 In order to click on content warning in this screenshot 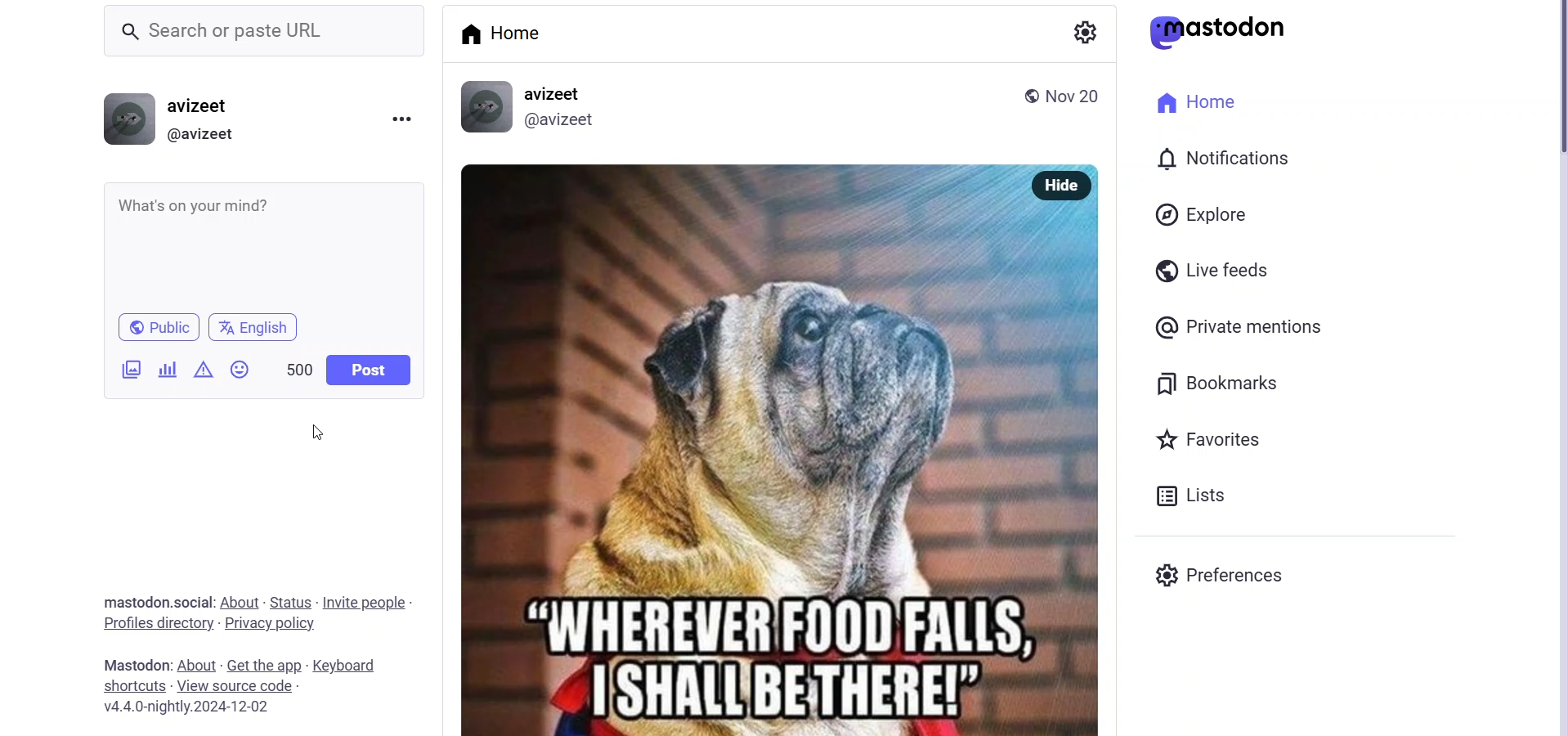, I will do `click(202, 369)`.